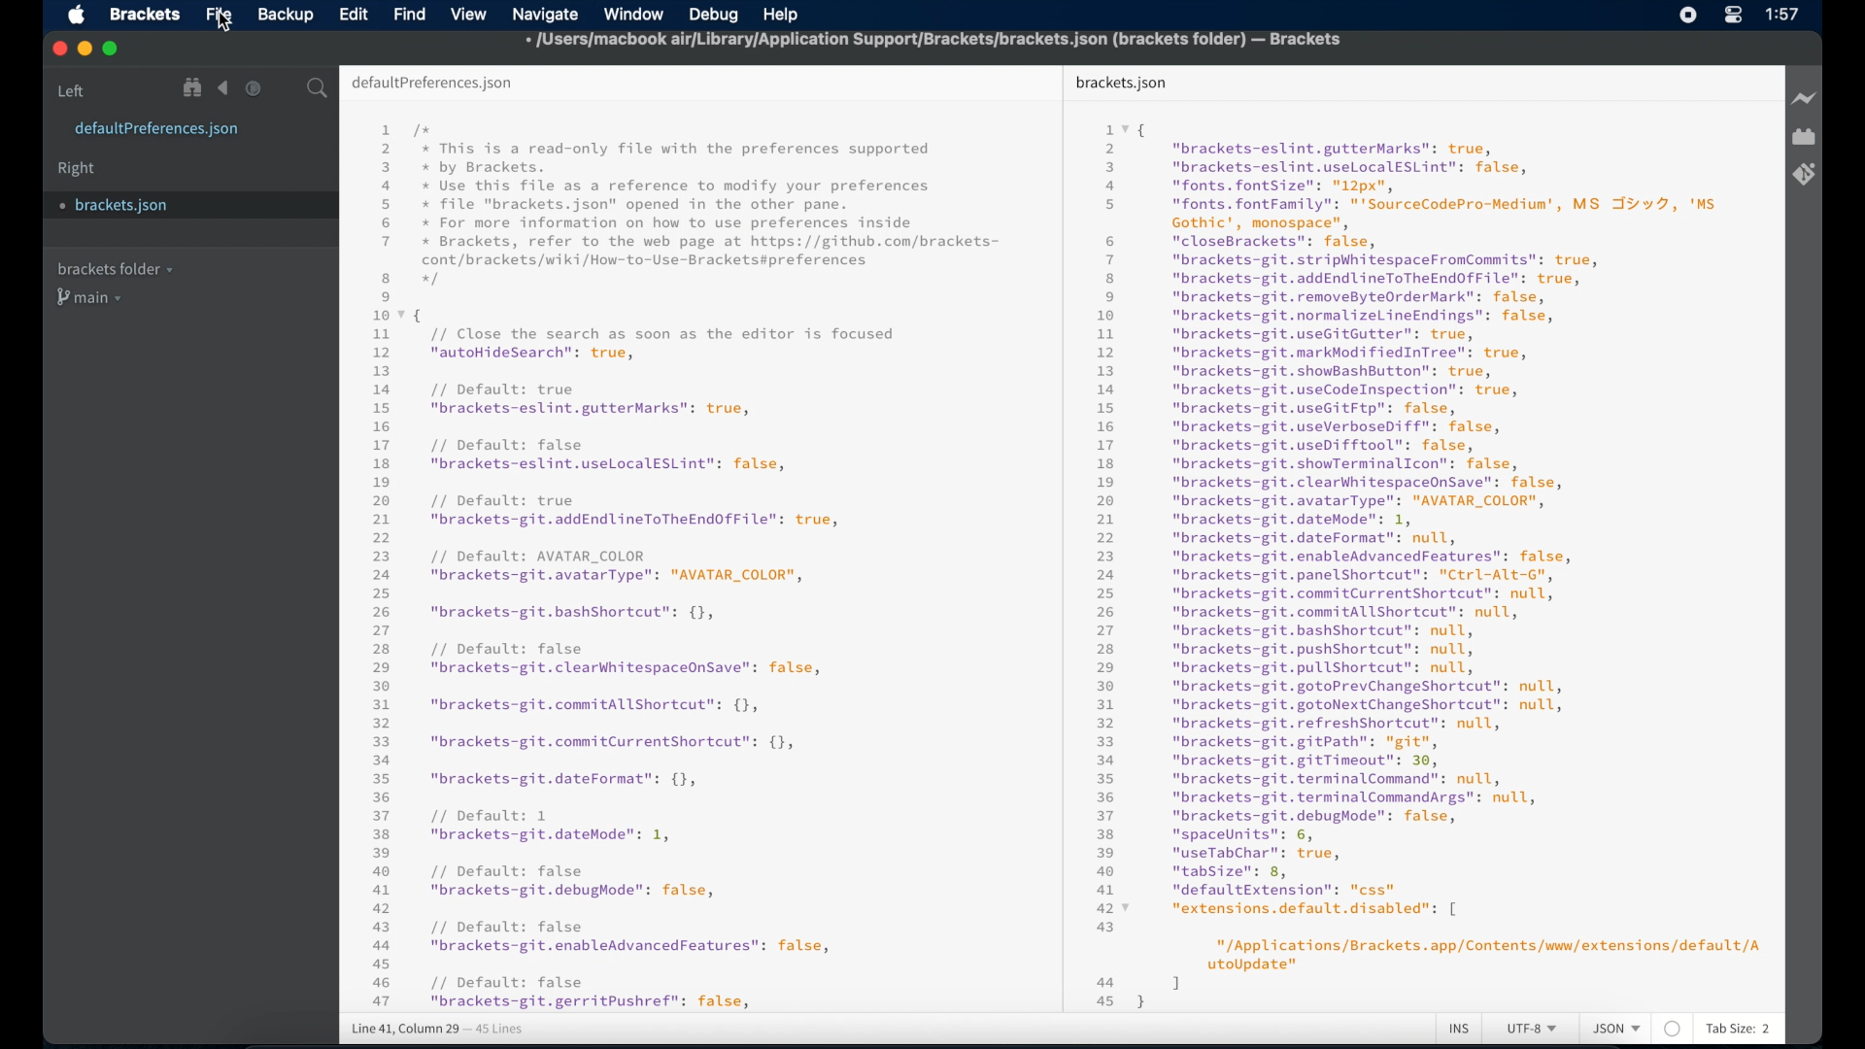 This screenshot has width=1865, height=1049. I want to click on live preview, so click(1803, 98).